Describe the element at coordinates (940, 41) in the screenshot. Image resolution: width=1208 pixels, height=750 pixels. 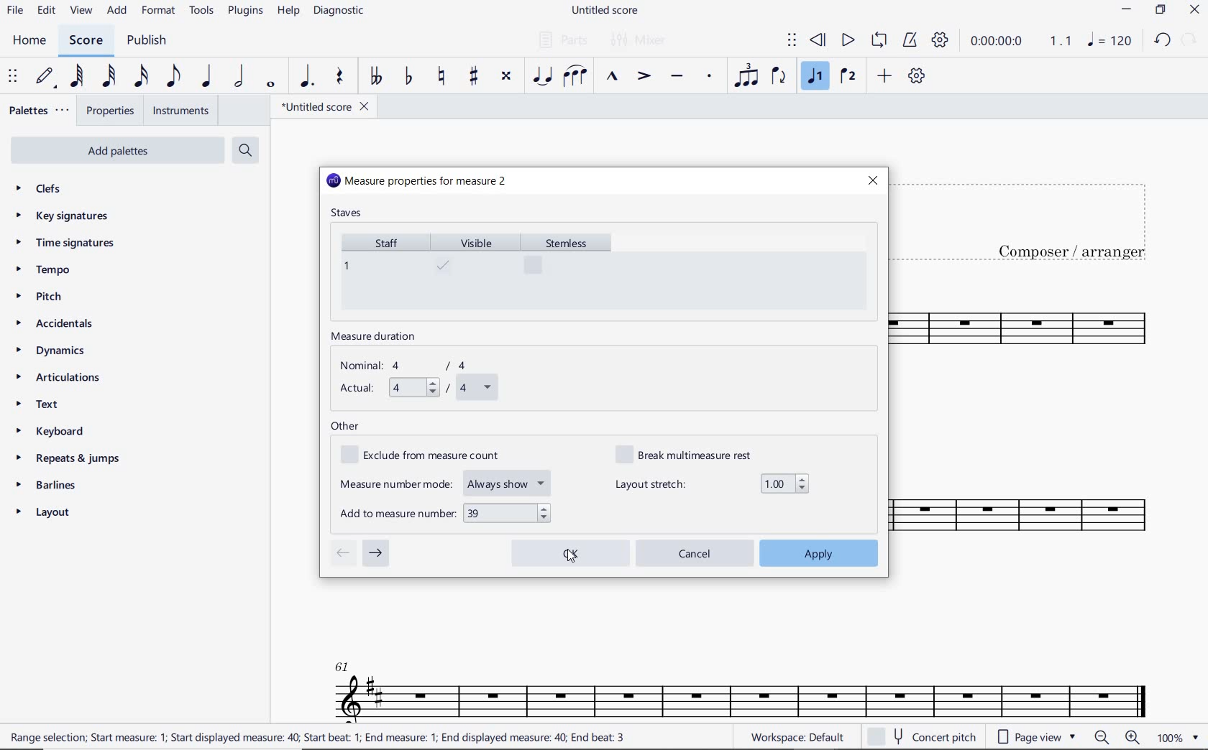
I see `PLAYBACK SETTINGS` at that location.